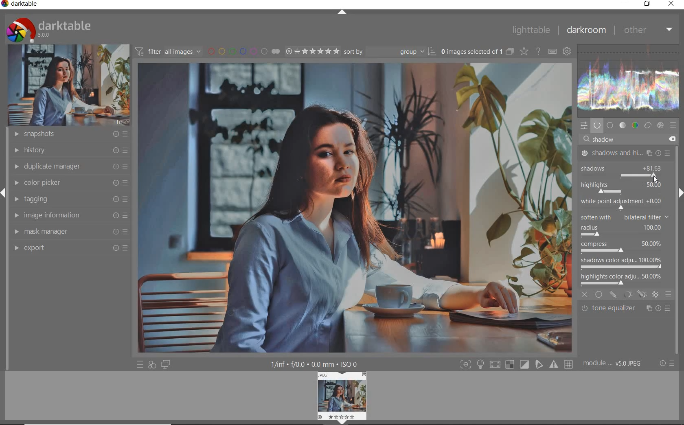 Image resolution: width=684 pixels, height=425 pixels. What do you see at coordinates (624, 4) in the screenshot?
I see `minimize` at bounding box center [624, 4].